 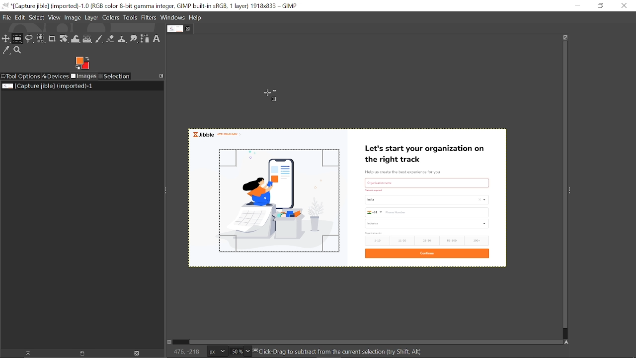 I want to click on 21-50, so click(x=427, y=240).